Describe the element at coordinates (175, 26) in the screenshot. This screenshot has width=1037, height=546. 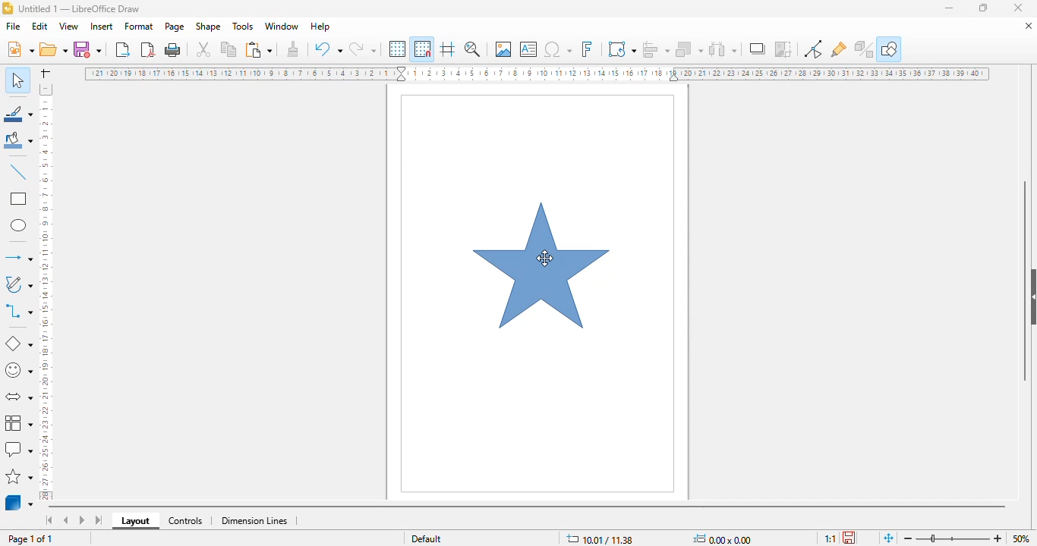
I see `page` at that location.